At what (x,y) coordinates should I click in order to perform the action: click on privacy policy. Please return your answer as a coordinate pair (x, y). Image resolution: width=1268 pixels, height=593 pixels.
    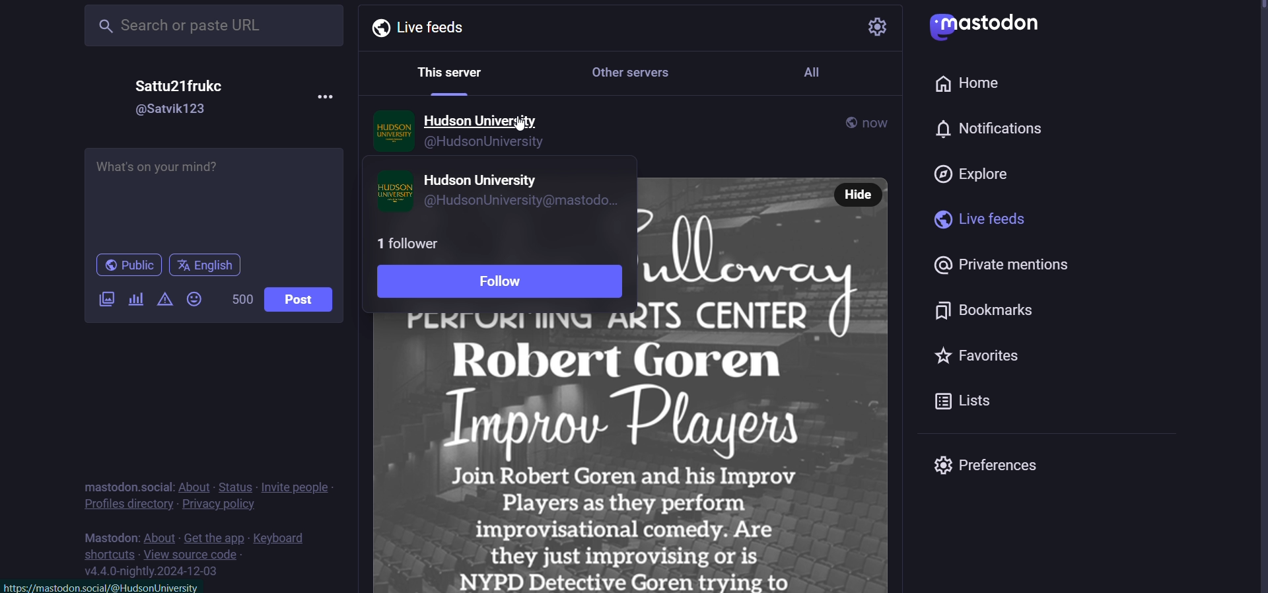
    Looking at the image, I should click on (220, 506).